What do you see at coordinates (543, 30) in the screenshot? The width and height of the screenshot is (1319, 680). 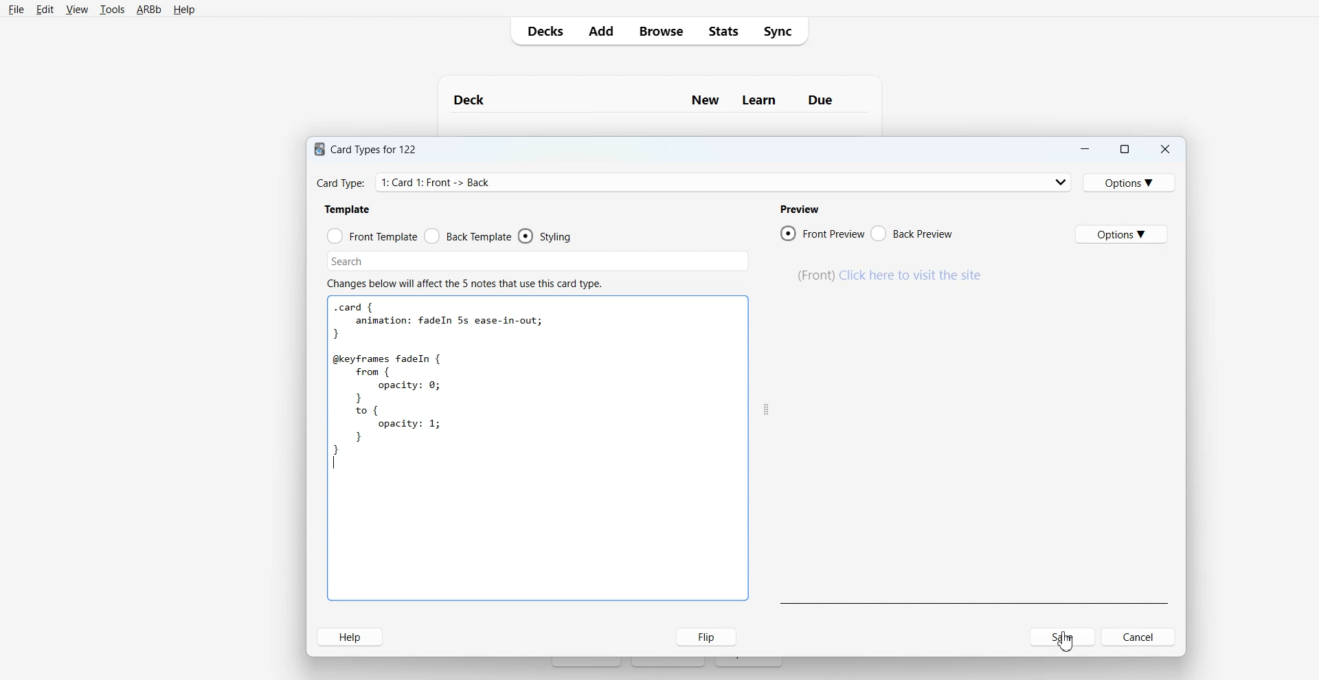 I see `Decks ` at bounding box center [543, 30].